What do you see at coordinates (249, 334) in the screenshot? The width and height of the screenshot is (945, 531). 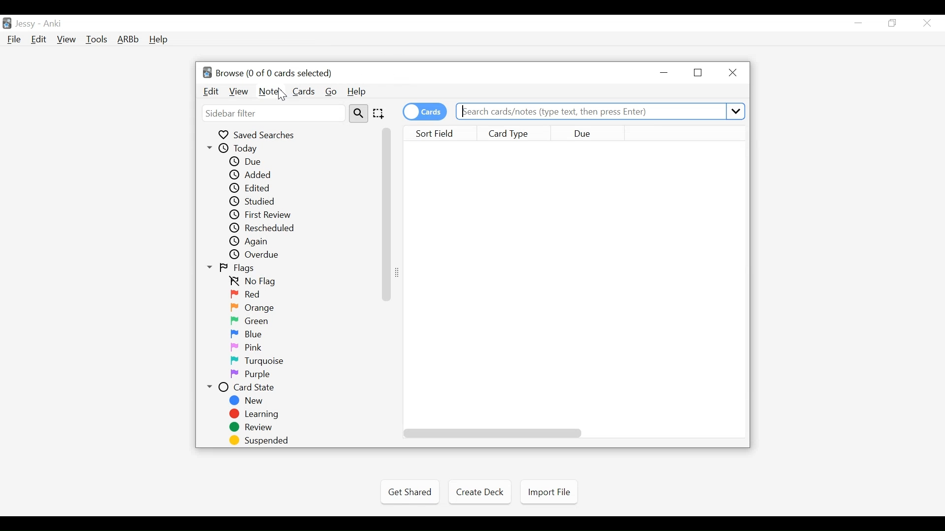 I see `Blue` at bounding box center [249, 334].